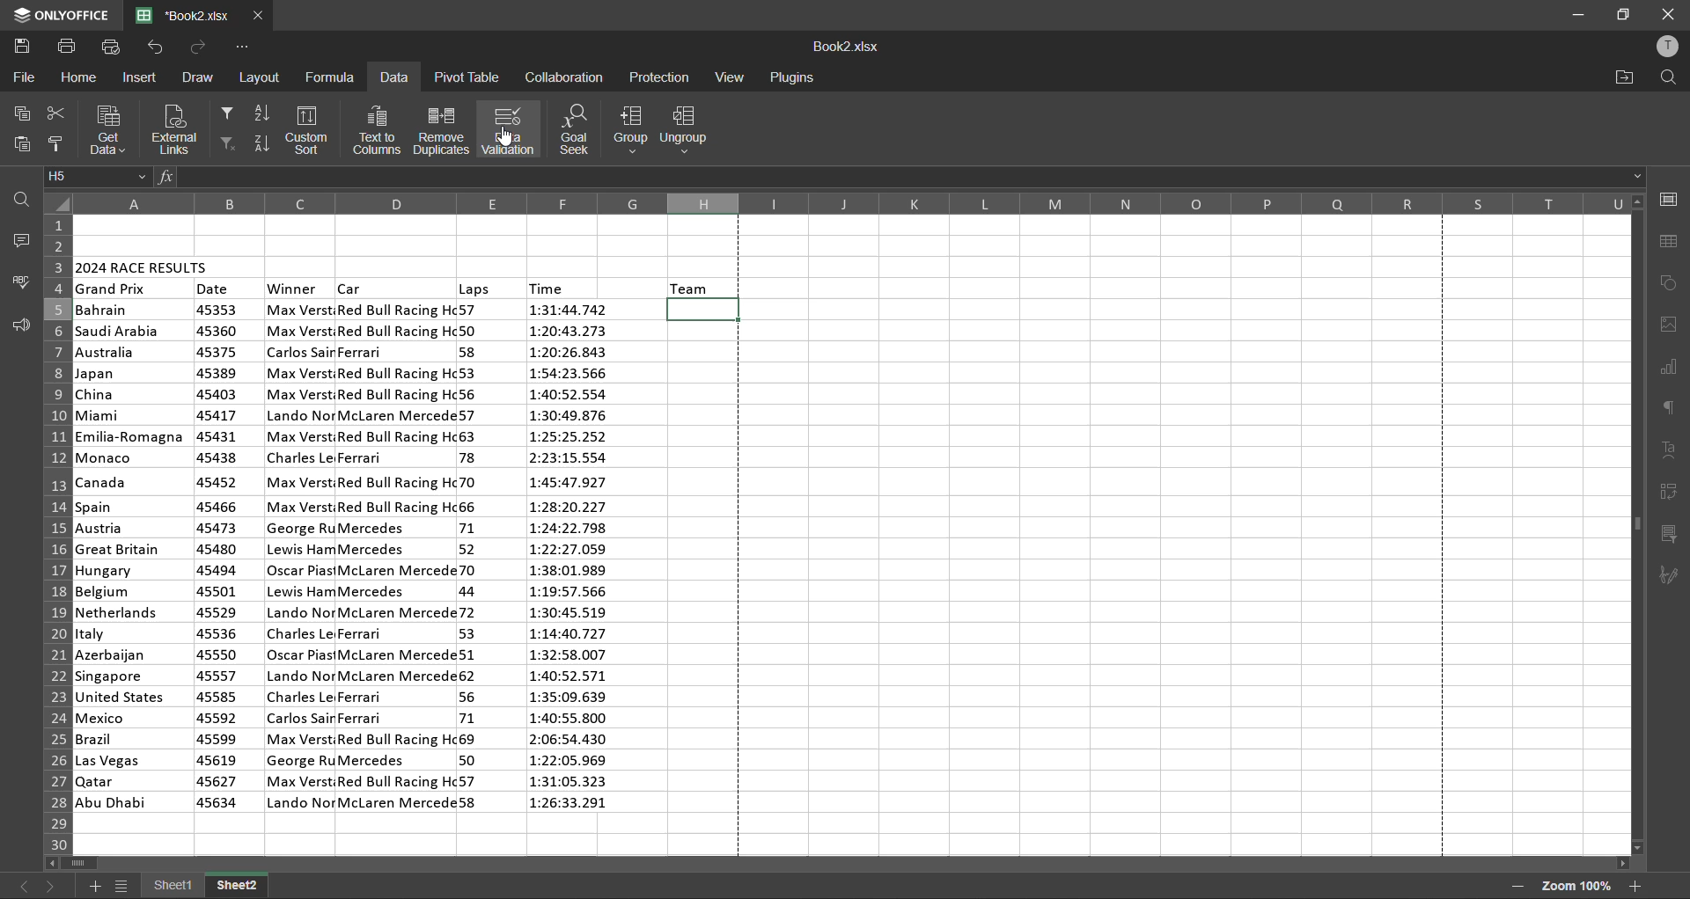  I want to click on copy, so click(20, 115).